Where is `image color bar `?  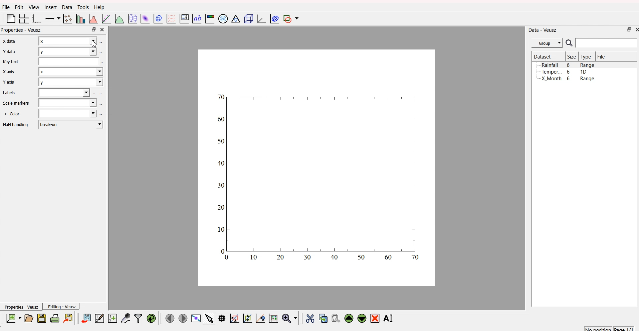 image color bar  is located at coordinates (210, 18).